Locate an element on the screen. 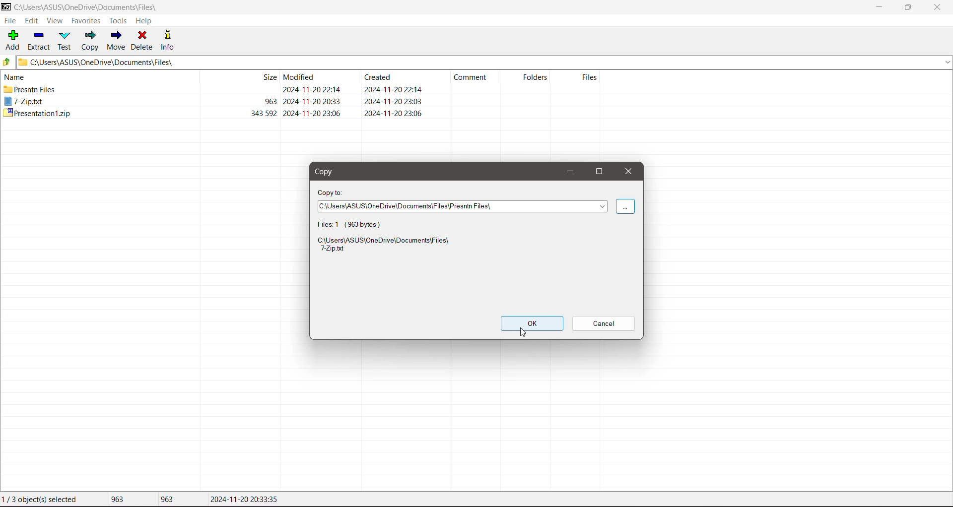  Current Folder Path is located at coordinates (483, 62).